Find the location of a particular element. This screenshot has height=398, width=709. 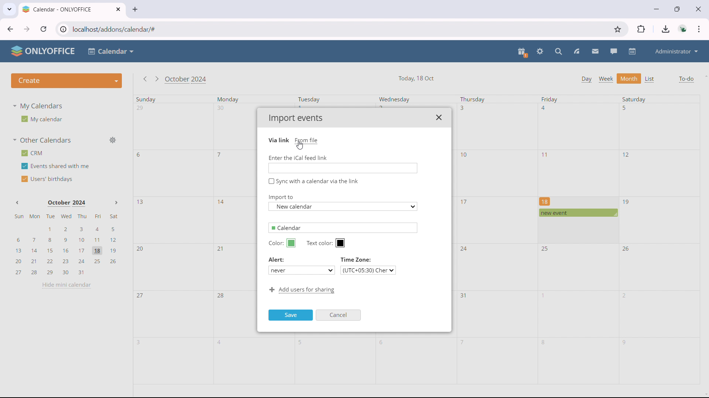

6 is located at coordinates (383, 343).